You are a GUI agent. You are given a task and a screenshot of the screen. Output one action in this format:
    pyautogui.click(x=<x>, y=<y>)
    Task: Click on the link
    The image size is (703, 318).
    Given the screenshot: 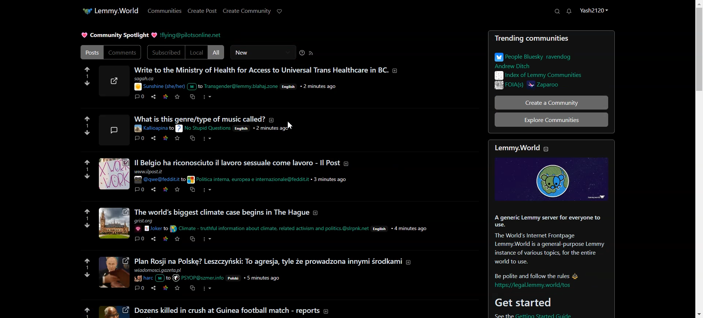 What is the action you would take?
    pyautogui.click(x=165, y=288)
    